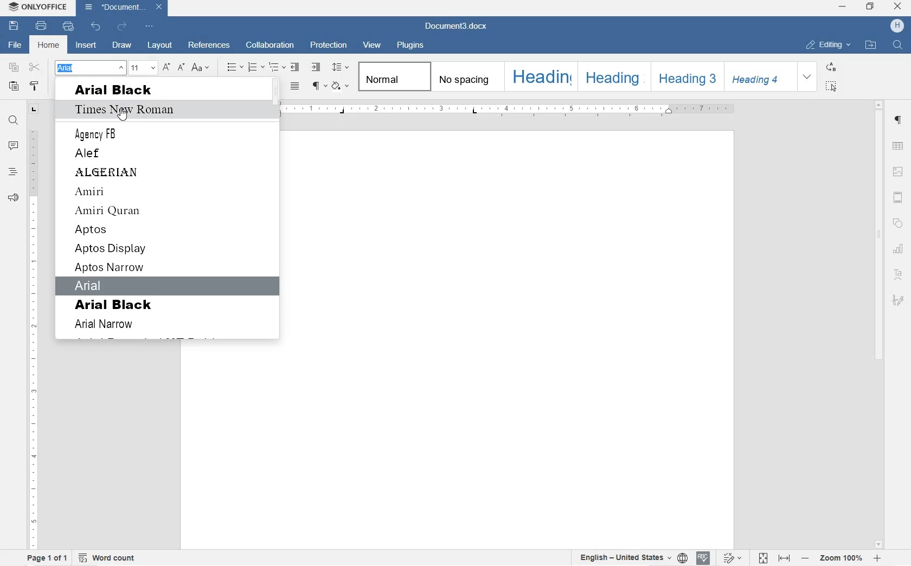  What do you see at coordinates (113, 249) in the screenshot?
I see `aptos display` at bounding box center [113, 249].